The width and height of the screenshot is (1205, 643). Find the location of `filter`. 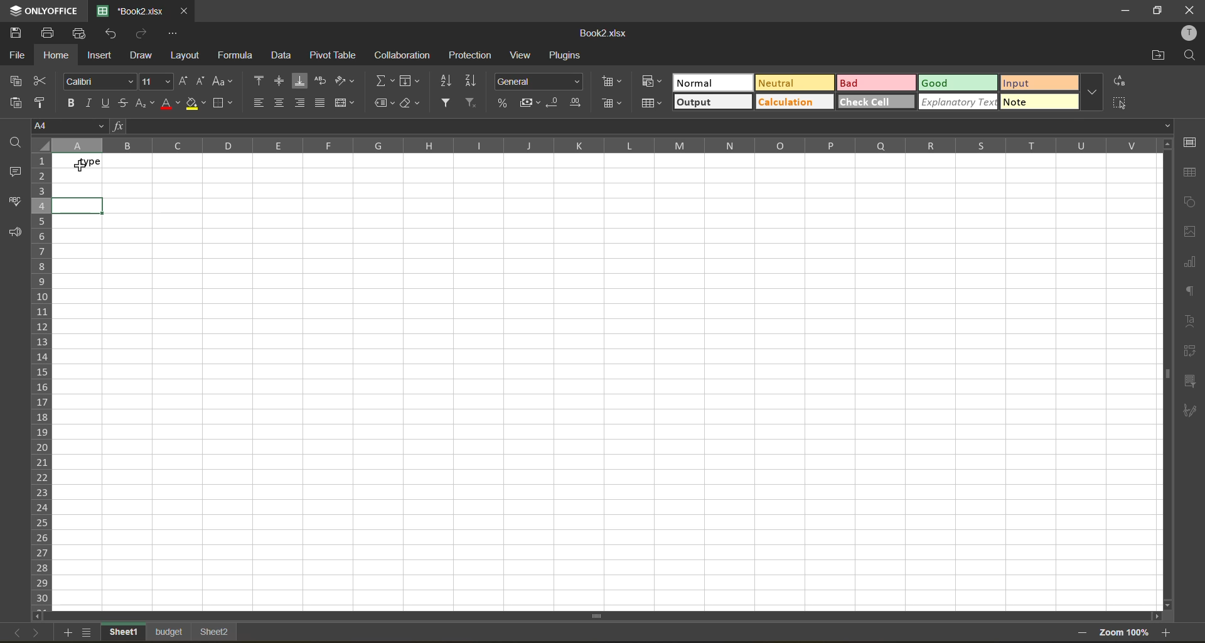

filter is located at coordinates (446, 104).